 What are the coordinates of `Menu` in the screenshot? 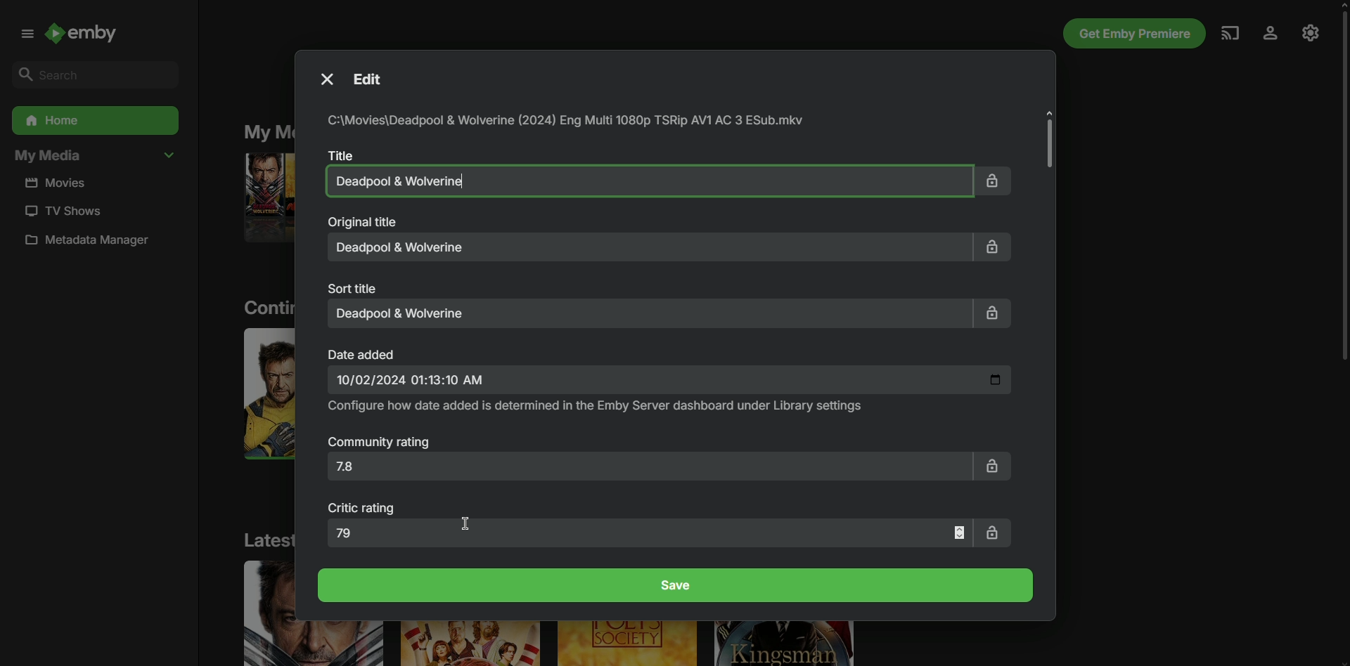 It's located at (24, 34).